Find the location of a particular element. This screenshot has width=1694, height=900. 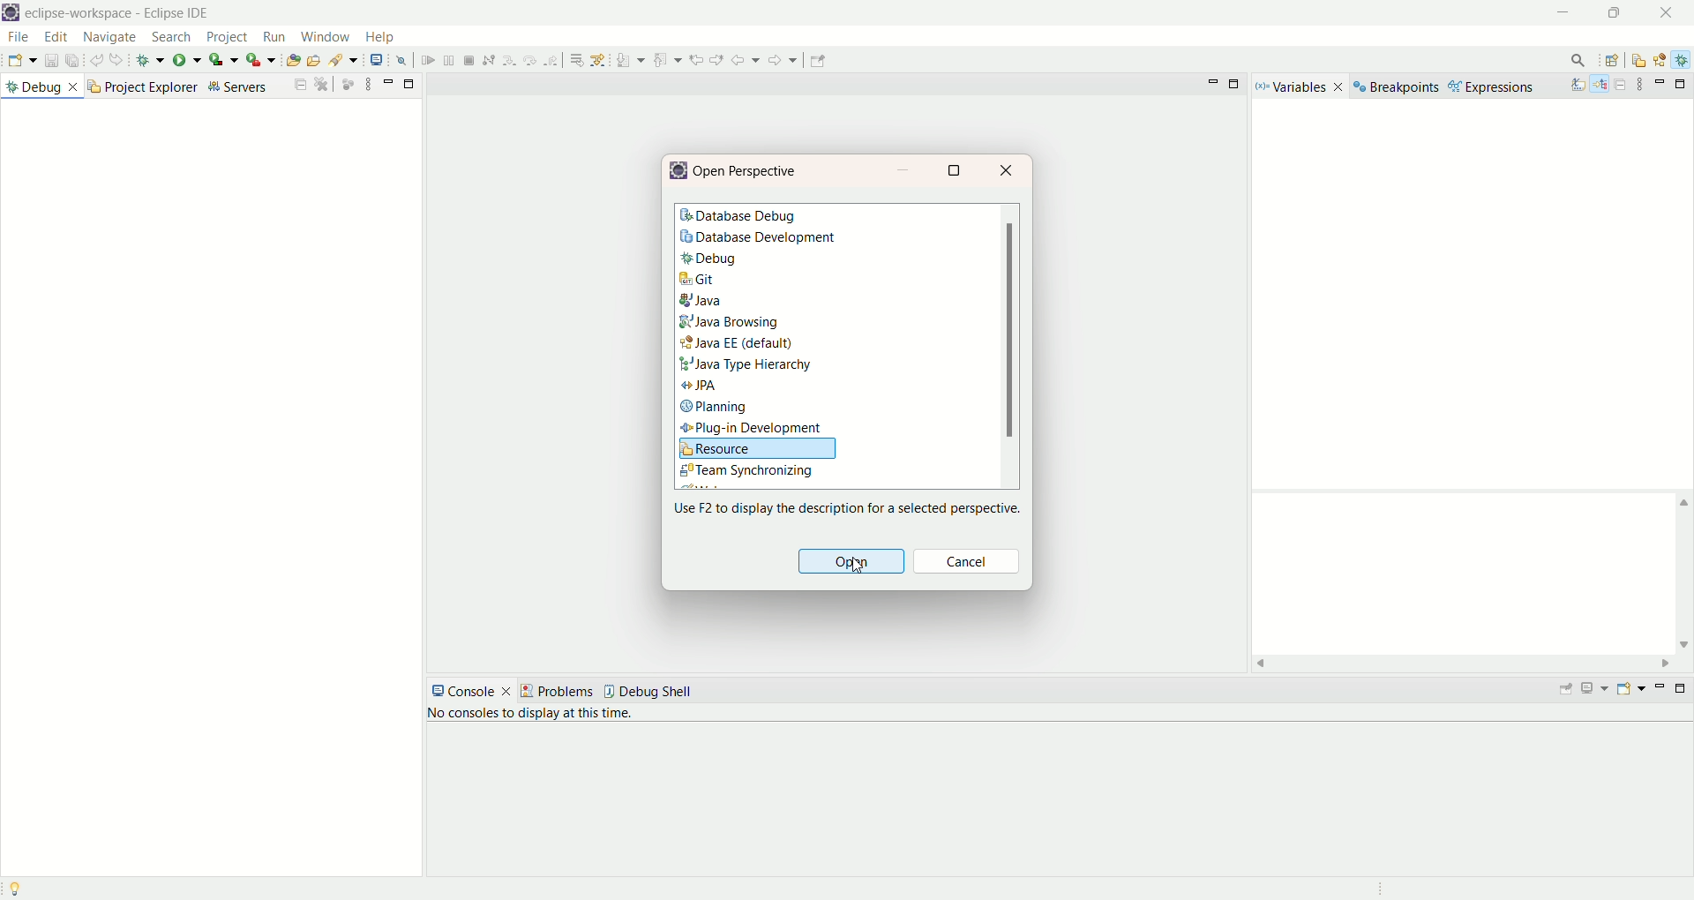

close is located at coordinates (1008, 171).